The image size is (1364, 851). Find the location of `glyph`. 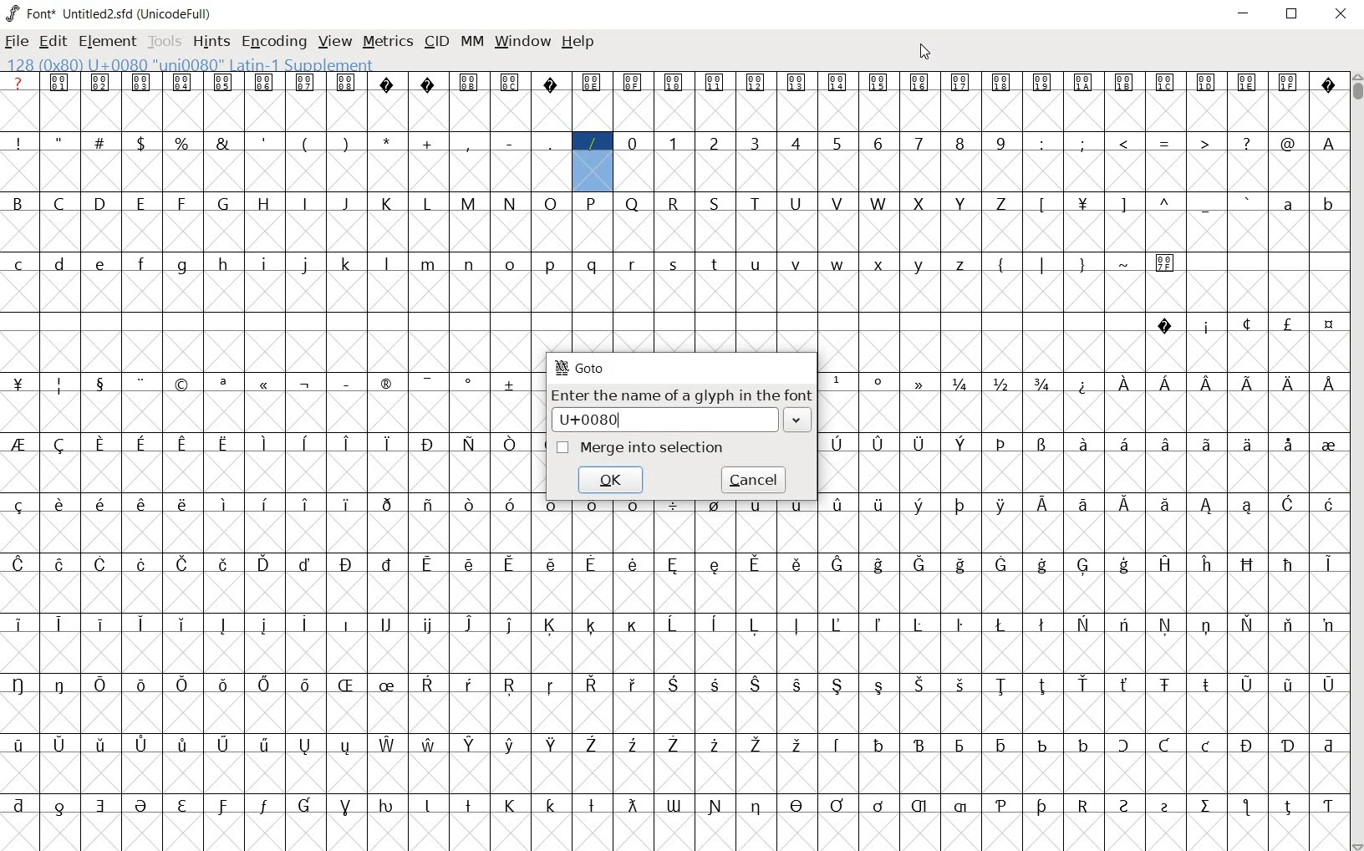

glyph is located at coordinates (1208, 385).